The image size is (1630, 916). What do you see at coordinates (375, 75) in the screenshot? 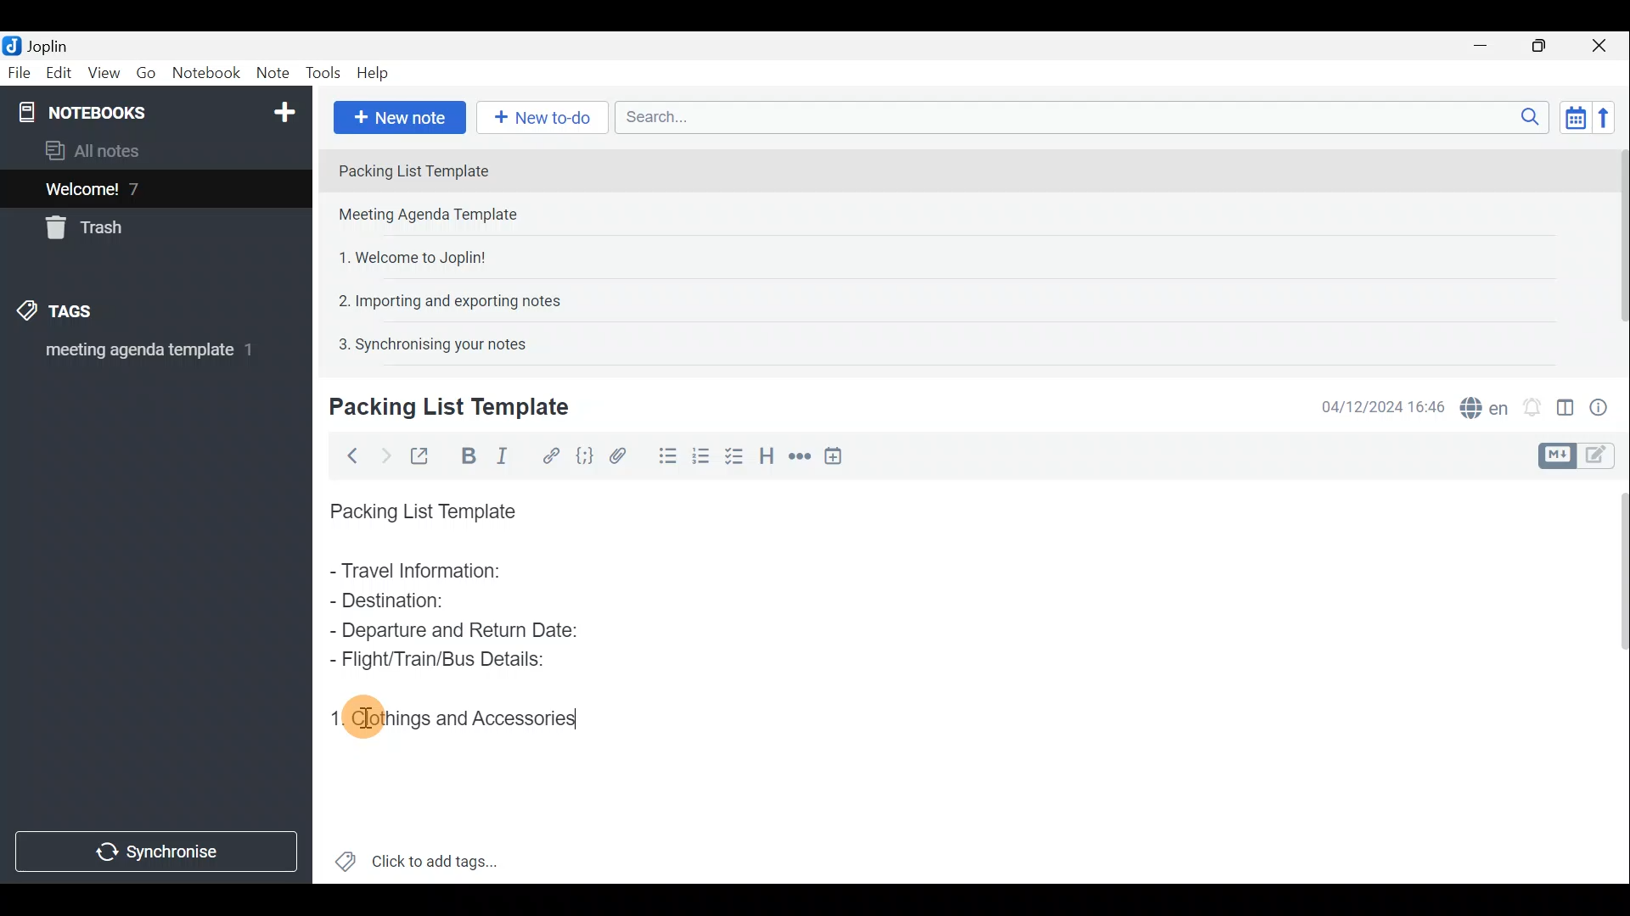
I see `Help` at bounding box center [375, 75].